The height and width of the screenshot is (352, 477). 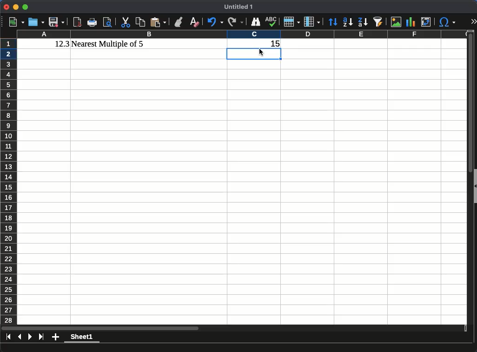 What do you see at coordinates (194, 22) in the screenshot?
I see `clear formatting` at bounding box center [194, 22].